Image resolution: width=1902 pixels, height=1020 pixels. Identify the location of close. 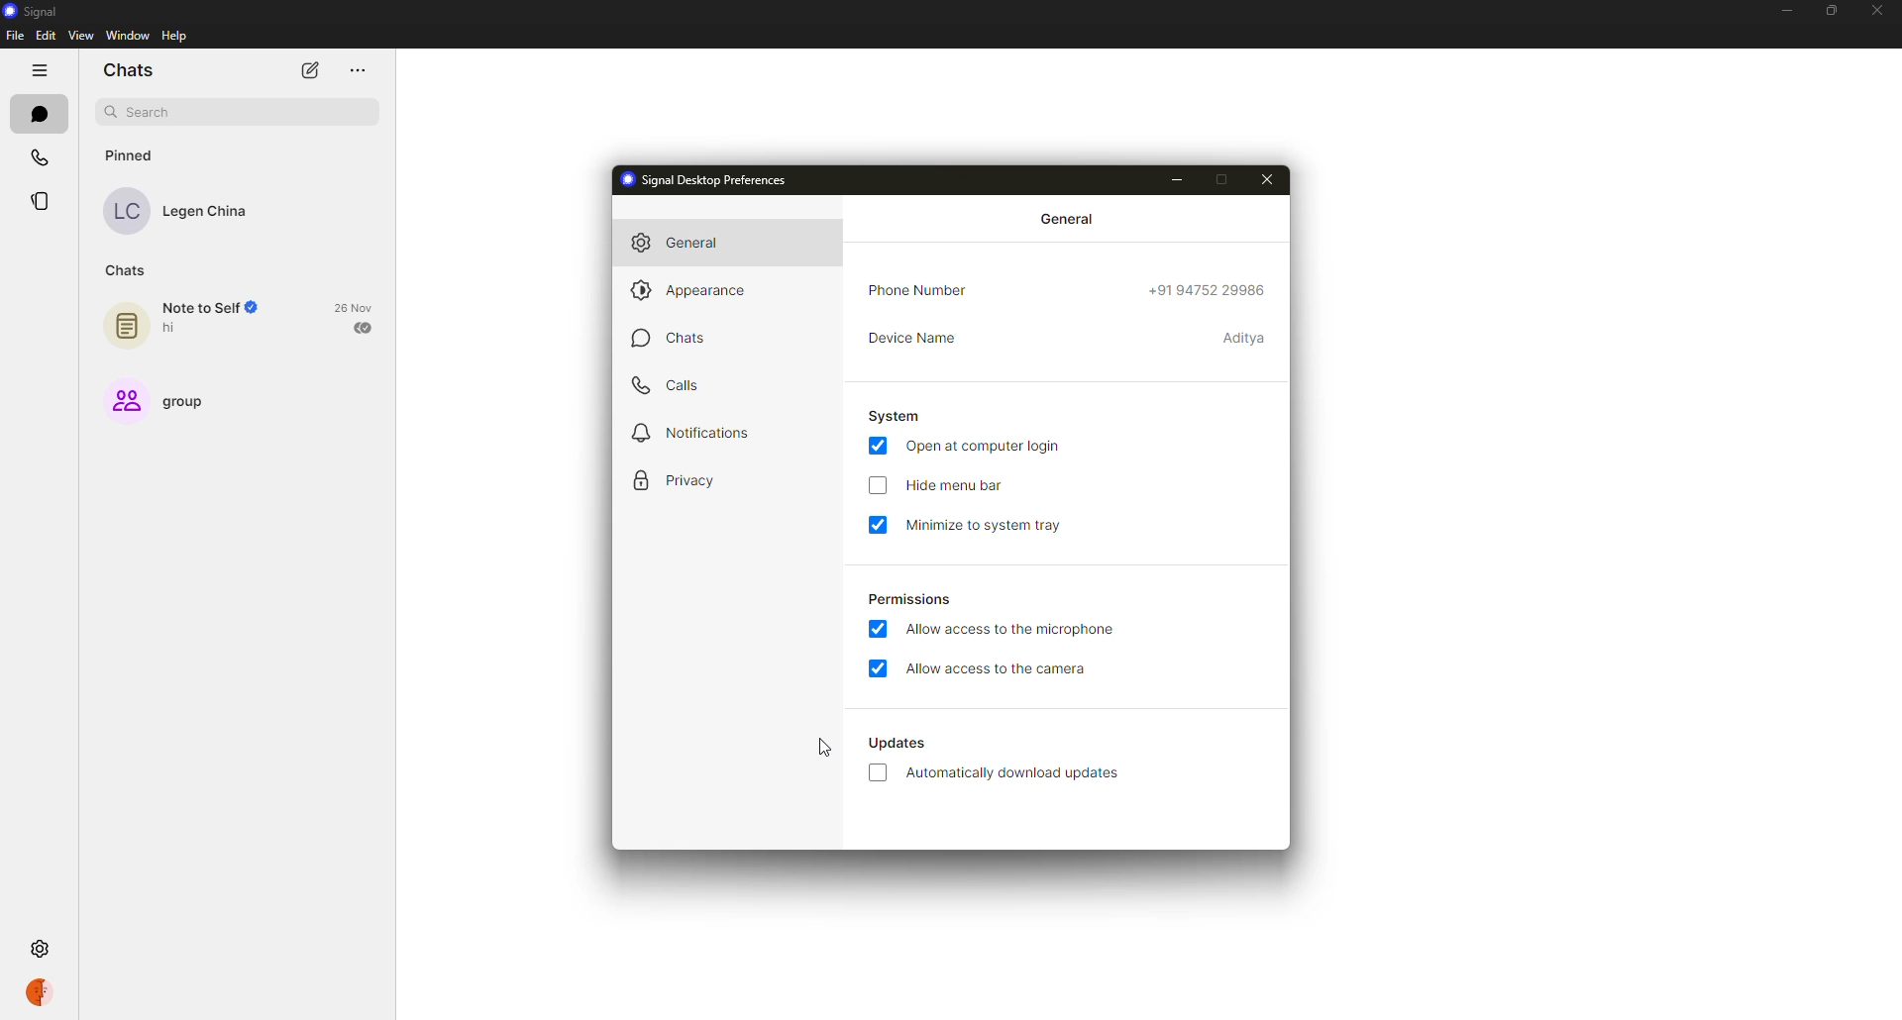
(1267, 180).